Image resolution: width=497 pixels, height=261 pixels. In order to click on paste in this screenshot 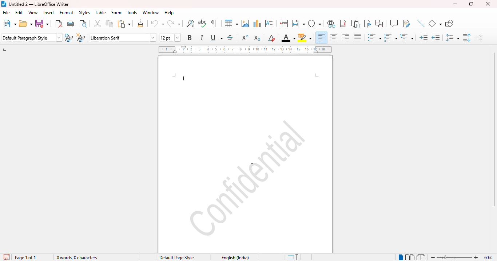, I will do `click(124, 24)`.